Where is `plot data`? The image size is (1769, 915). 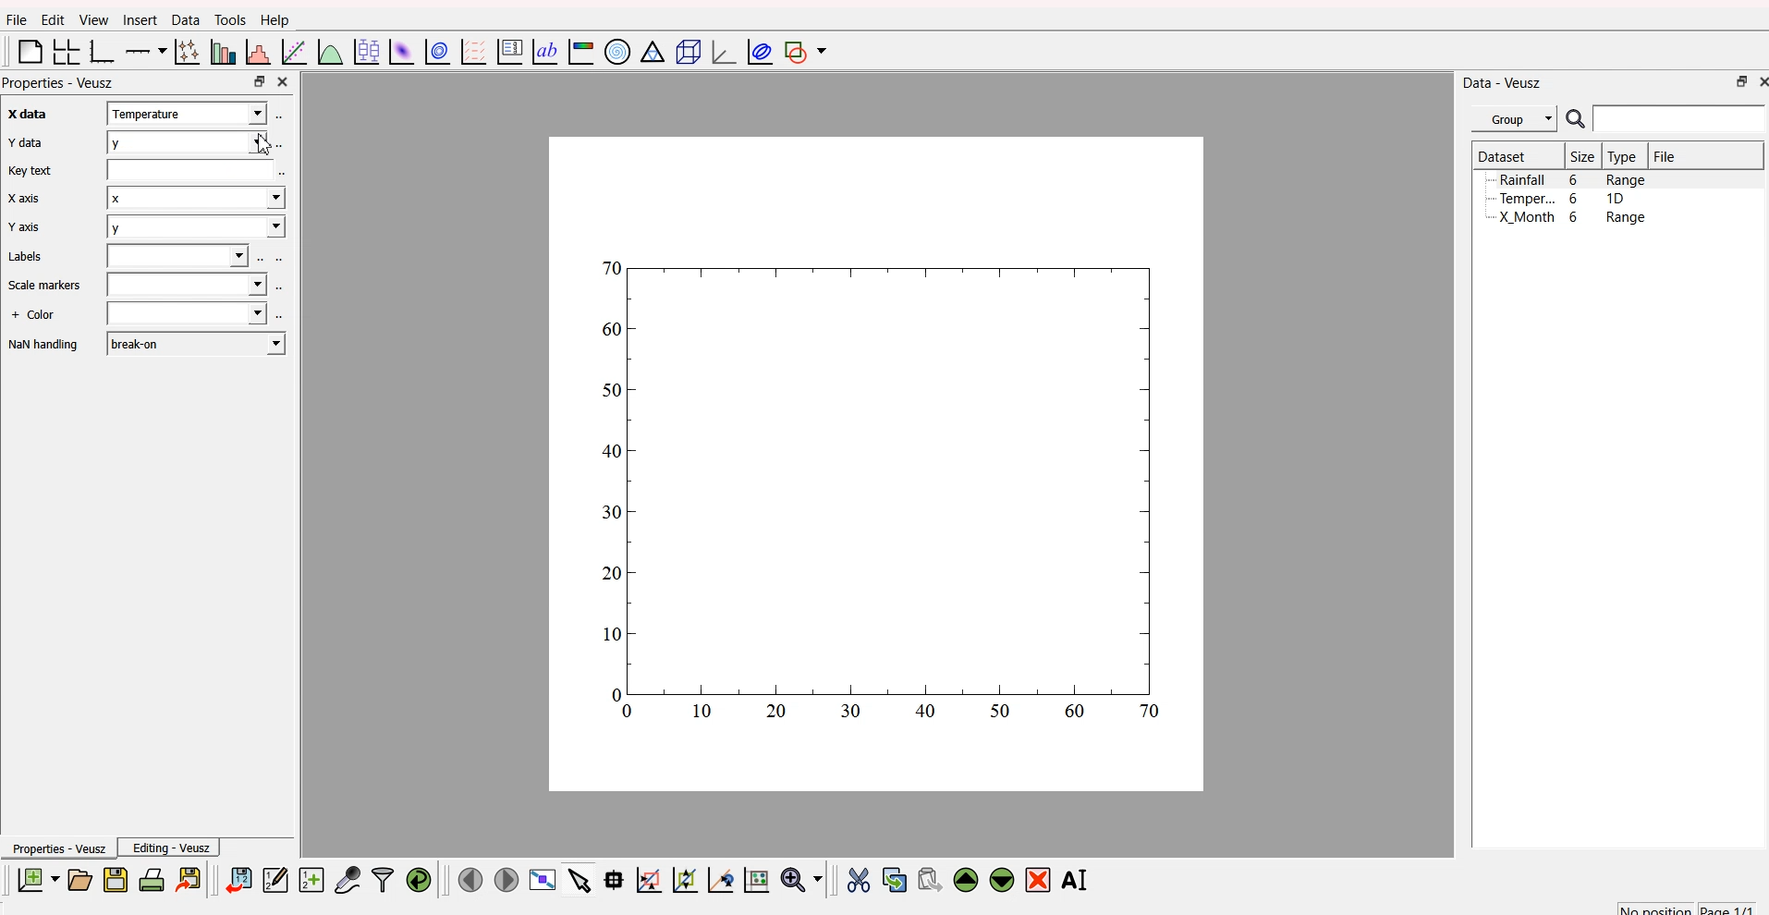 plot data is located at coordinates (435, 52).